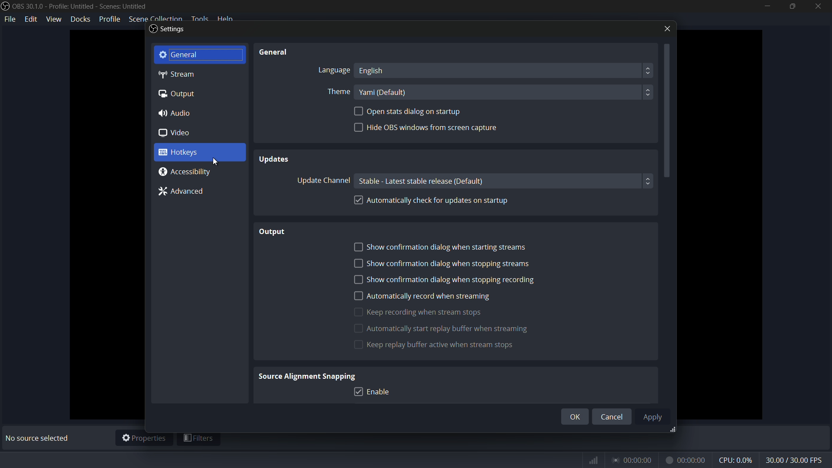 This screenshot has width=832, height=468. Describe the element at coordinates (434, 344) in the screenshot. I see `keep replay buffer active when stream stops` at that location.